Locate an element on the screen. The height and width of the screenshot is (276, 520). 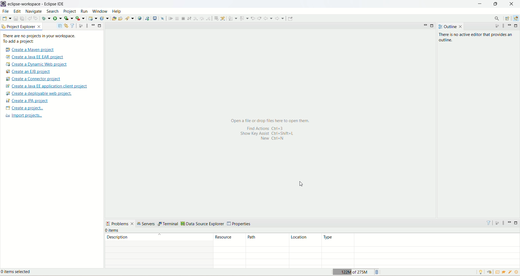
what's new is located at coordinates (511, 273).